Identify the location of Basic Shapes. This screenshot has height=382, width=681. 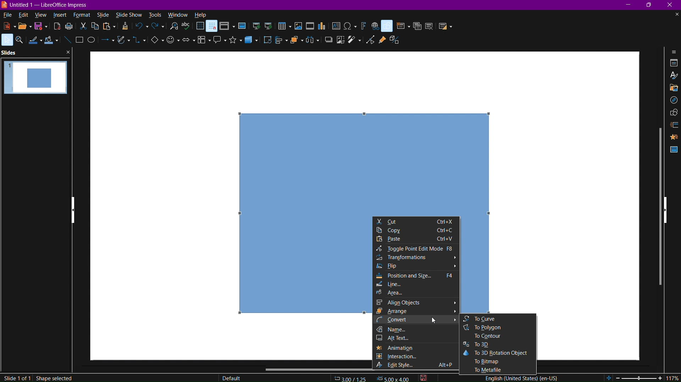
(388, 26).